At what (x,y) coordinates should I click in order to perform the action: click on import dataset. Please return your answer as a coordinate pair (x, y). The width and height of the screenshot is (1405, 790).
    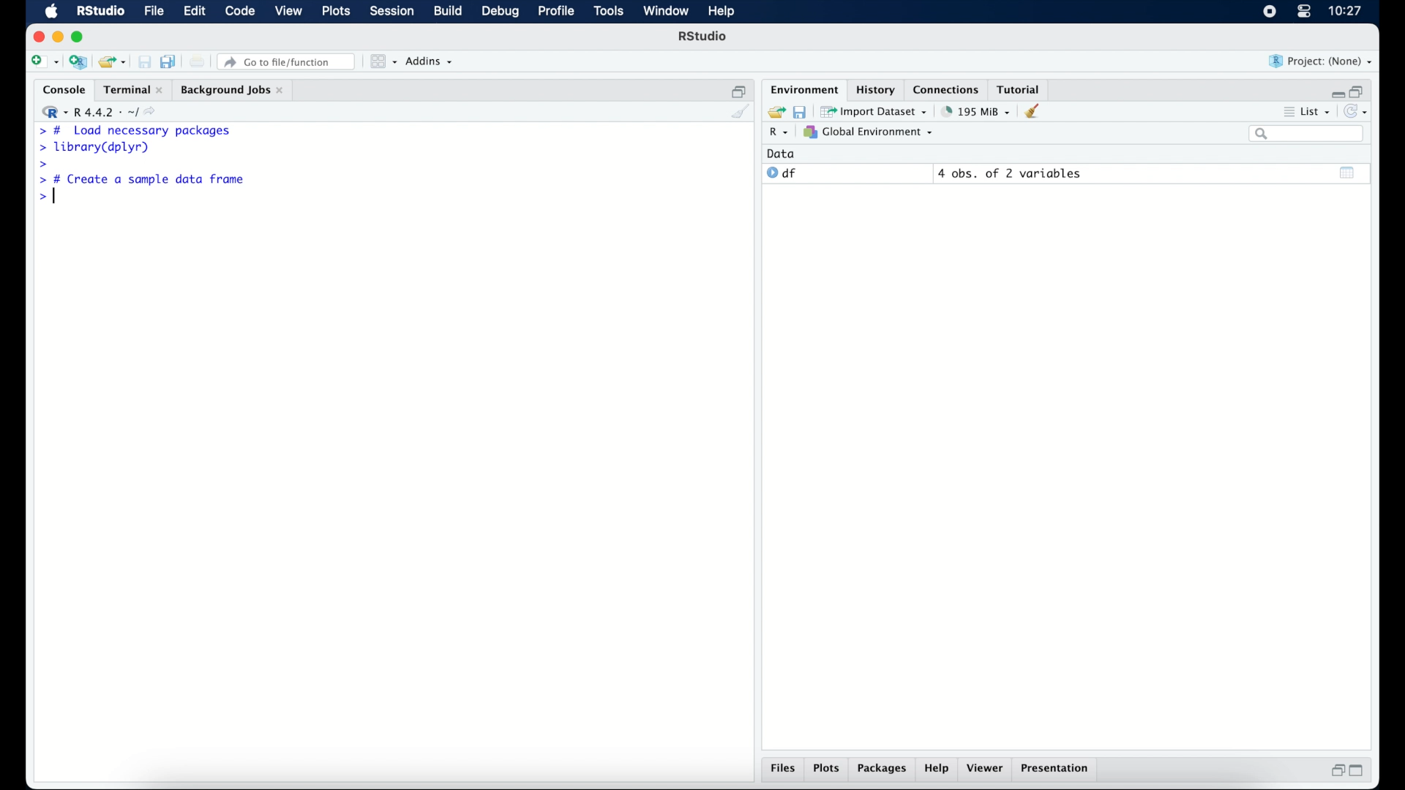
    Looking at the image, I should click on (875, 110).